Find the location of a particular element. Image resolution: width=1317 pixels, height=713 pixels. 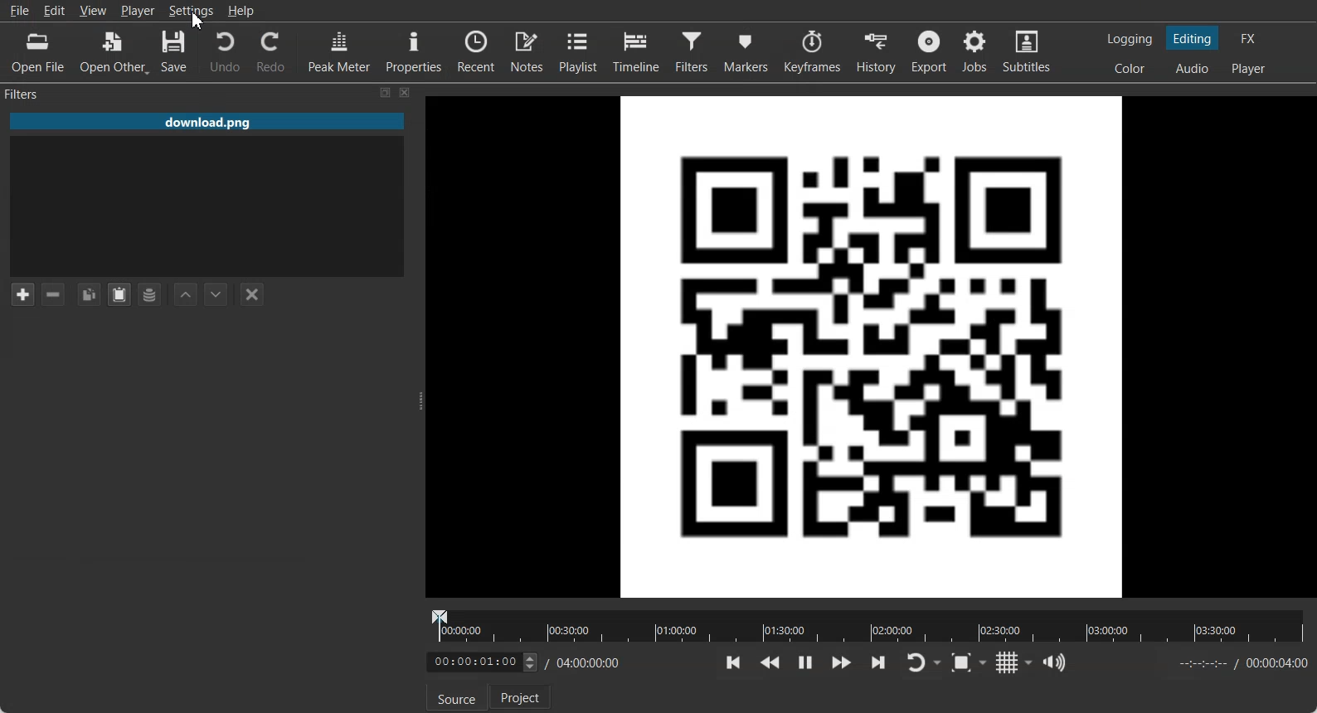

Open Other is located at coordinates (114, 52).